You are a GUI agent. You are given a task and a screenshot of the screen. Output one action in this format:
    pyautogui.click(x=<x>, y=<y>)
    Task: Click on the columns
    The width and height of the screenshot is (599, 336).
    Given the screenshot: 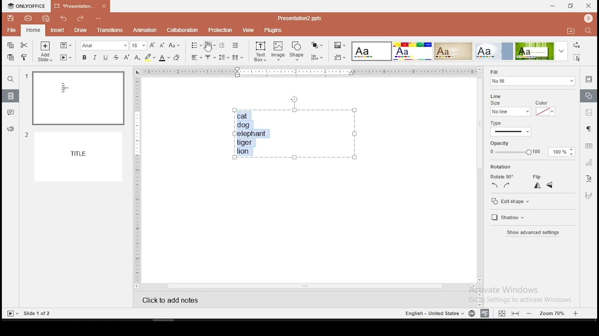 What is the action you would take?
    pyautogui.click(x=237, y=57)
    